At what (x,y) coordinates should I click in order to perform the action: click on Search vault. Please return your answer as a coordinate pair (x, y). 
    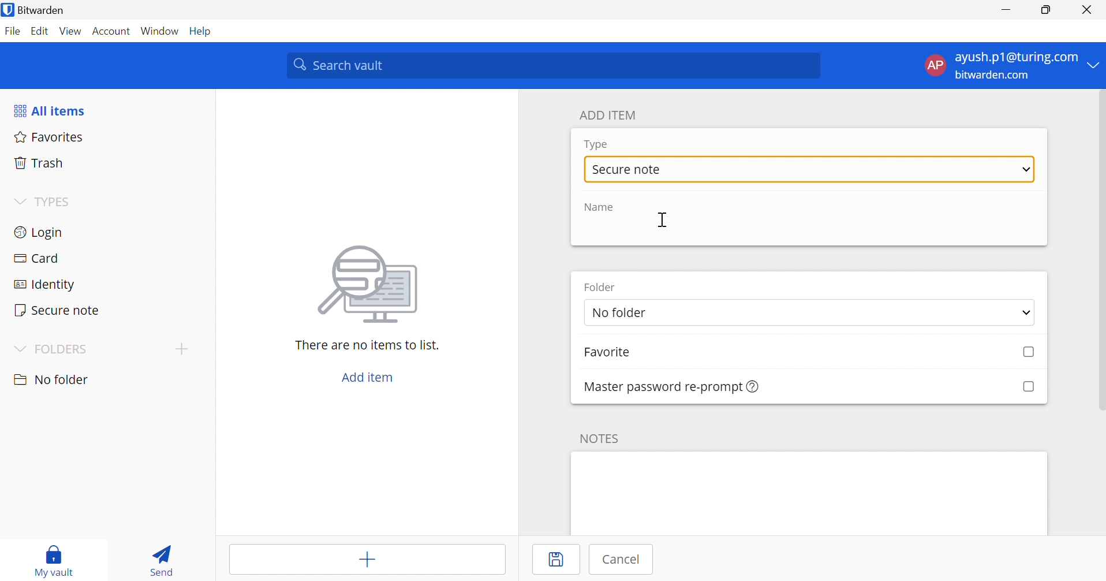
    Looking at the image, I should click on (555, 66).